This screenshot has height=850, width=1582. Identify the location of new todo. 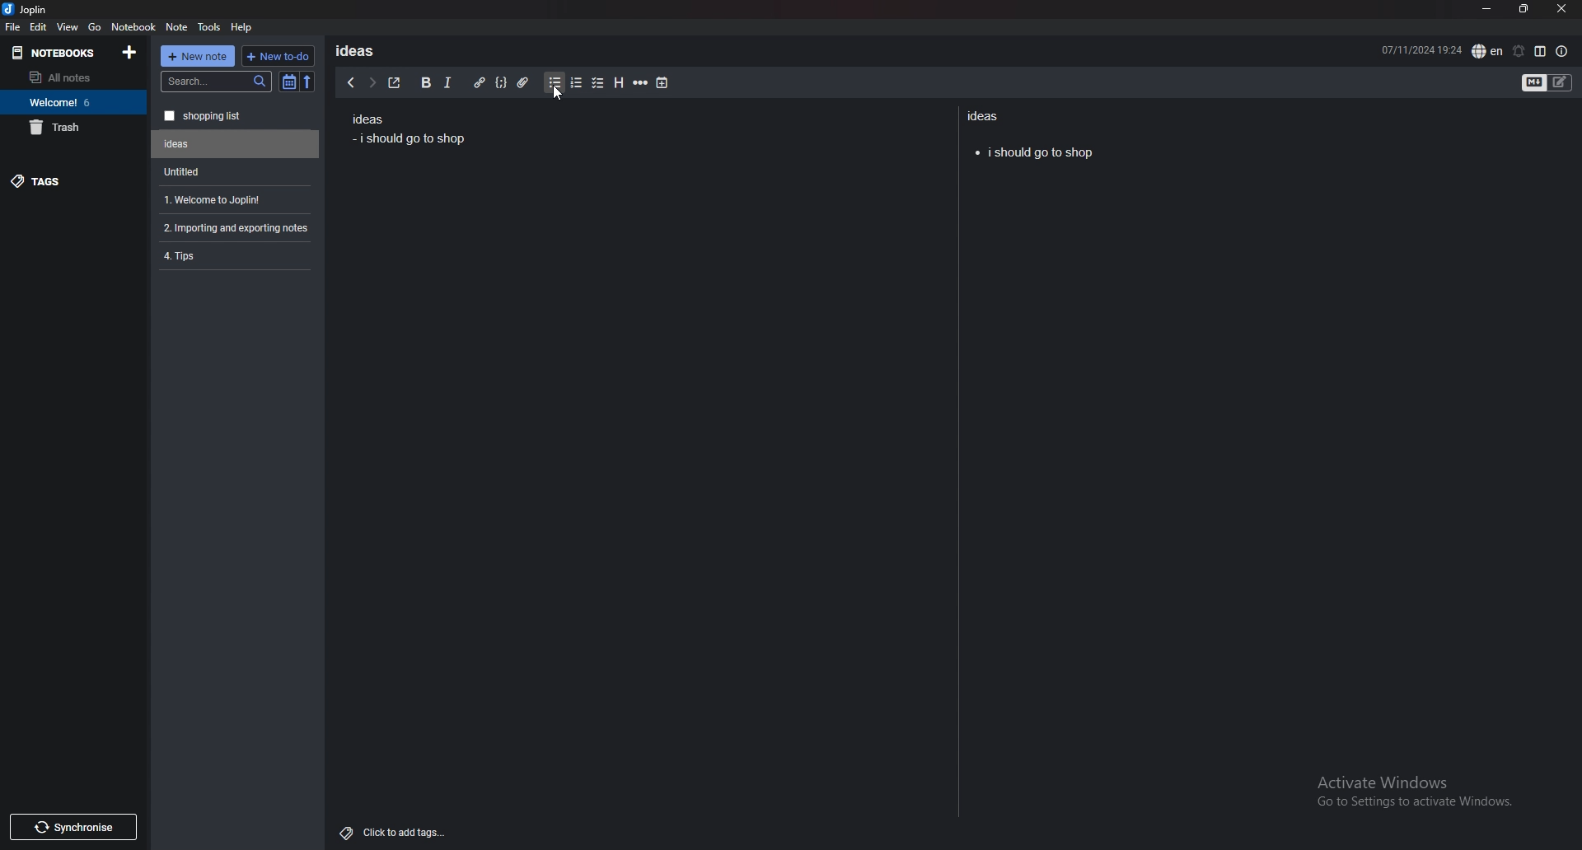
(276, 56).